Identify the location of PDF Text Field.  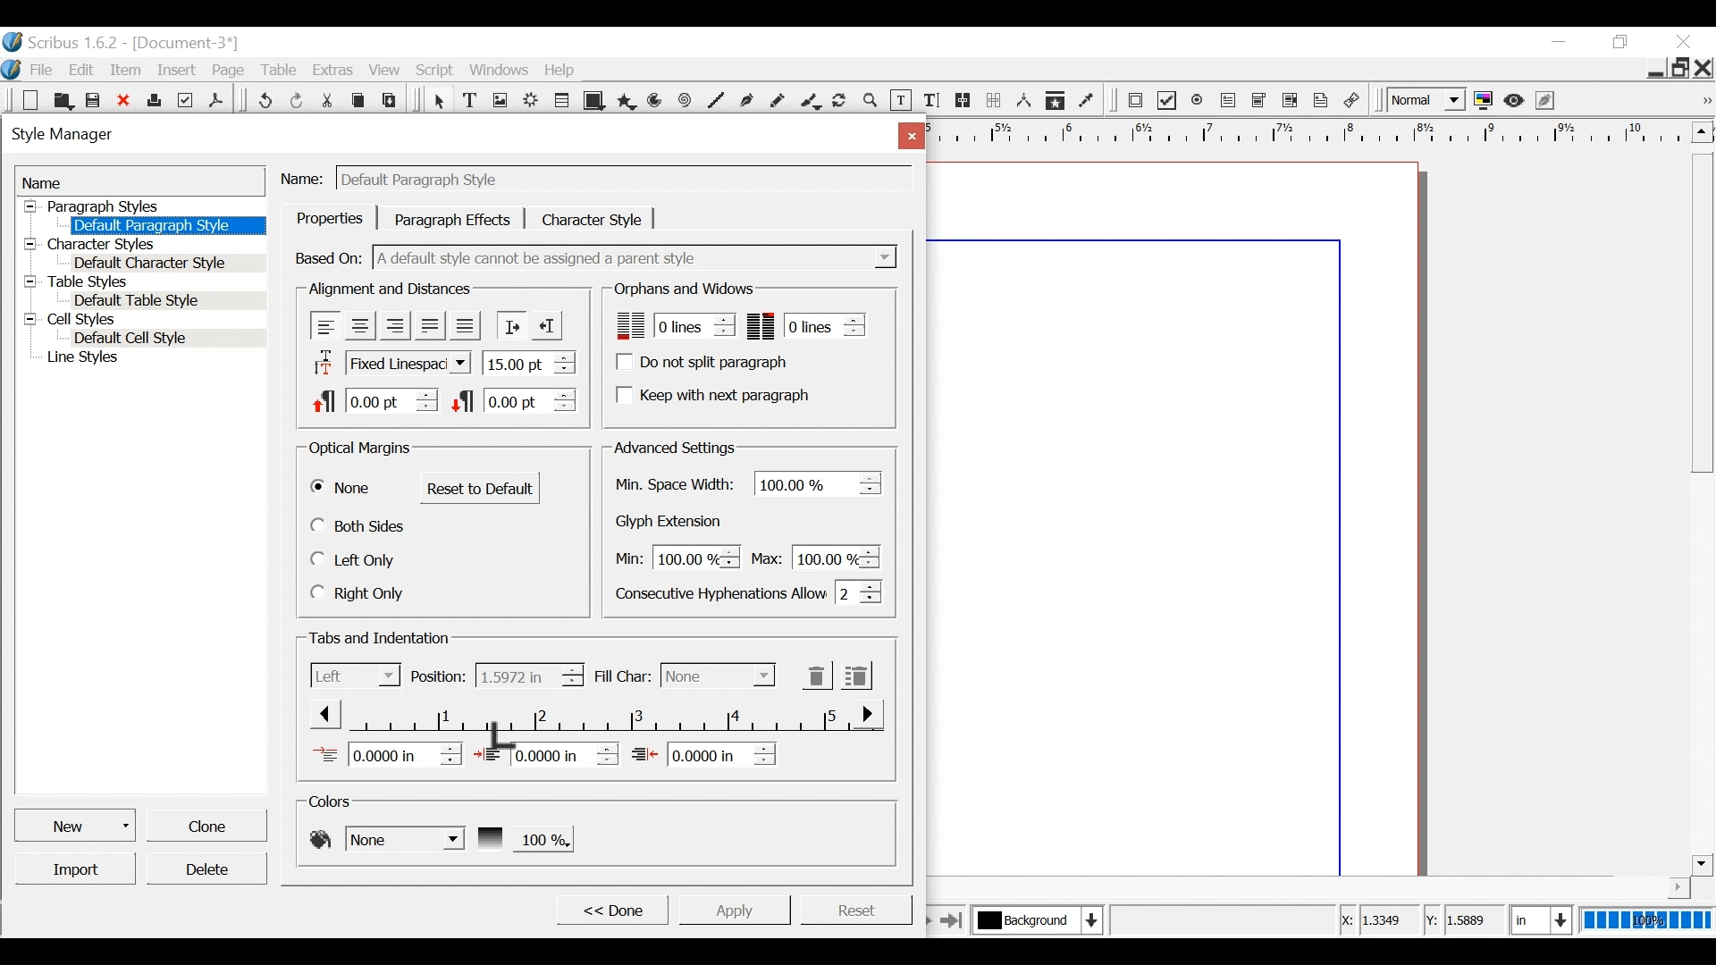
(1229, 101).